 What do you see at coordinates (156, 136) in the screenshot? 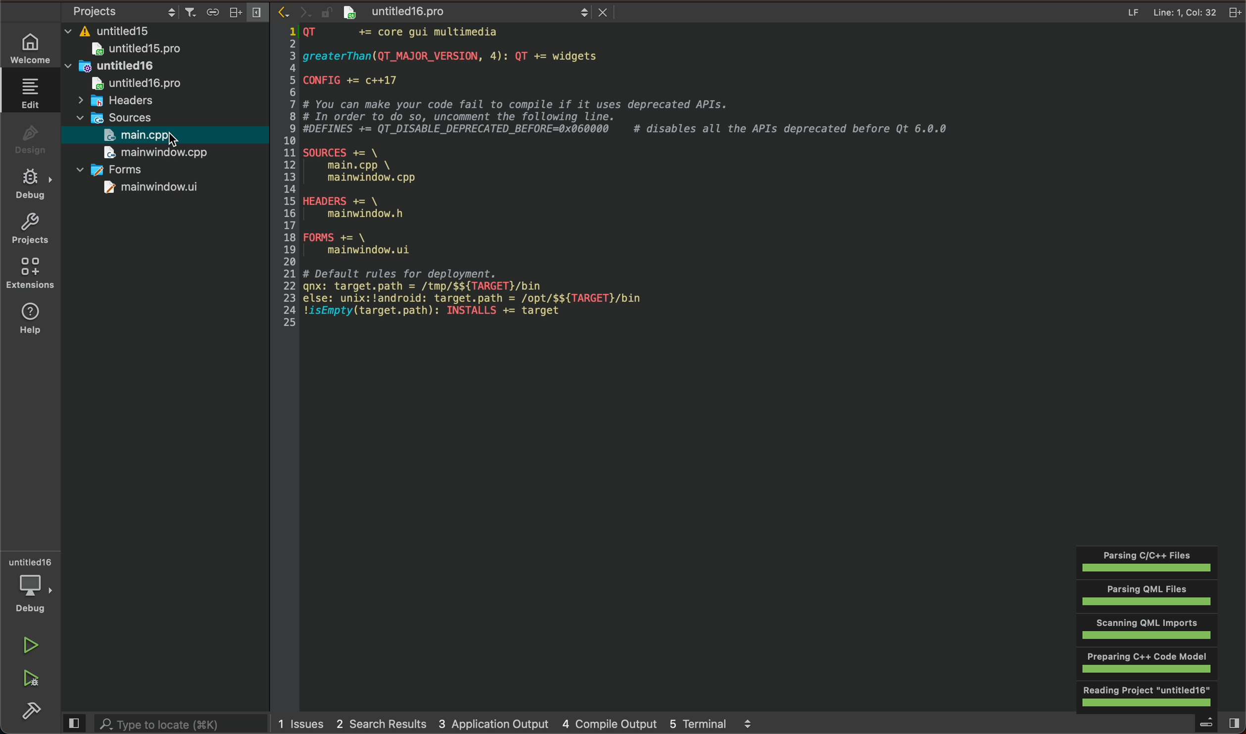
I see `open main file` at bounding box center [156, 136].